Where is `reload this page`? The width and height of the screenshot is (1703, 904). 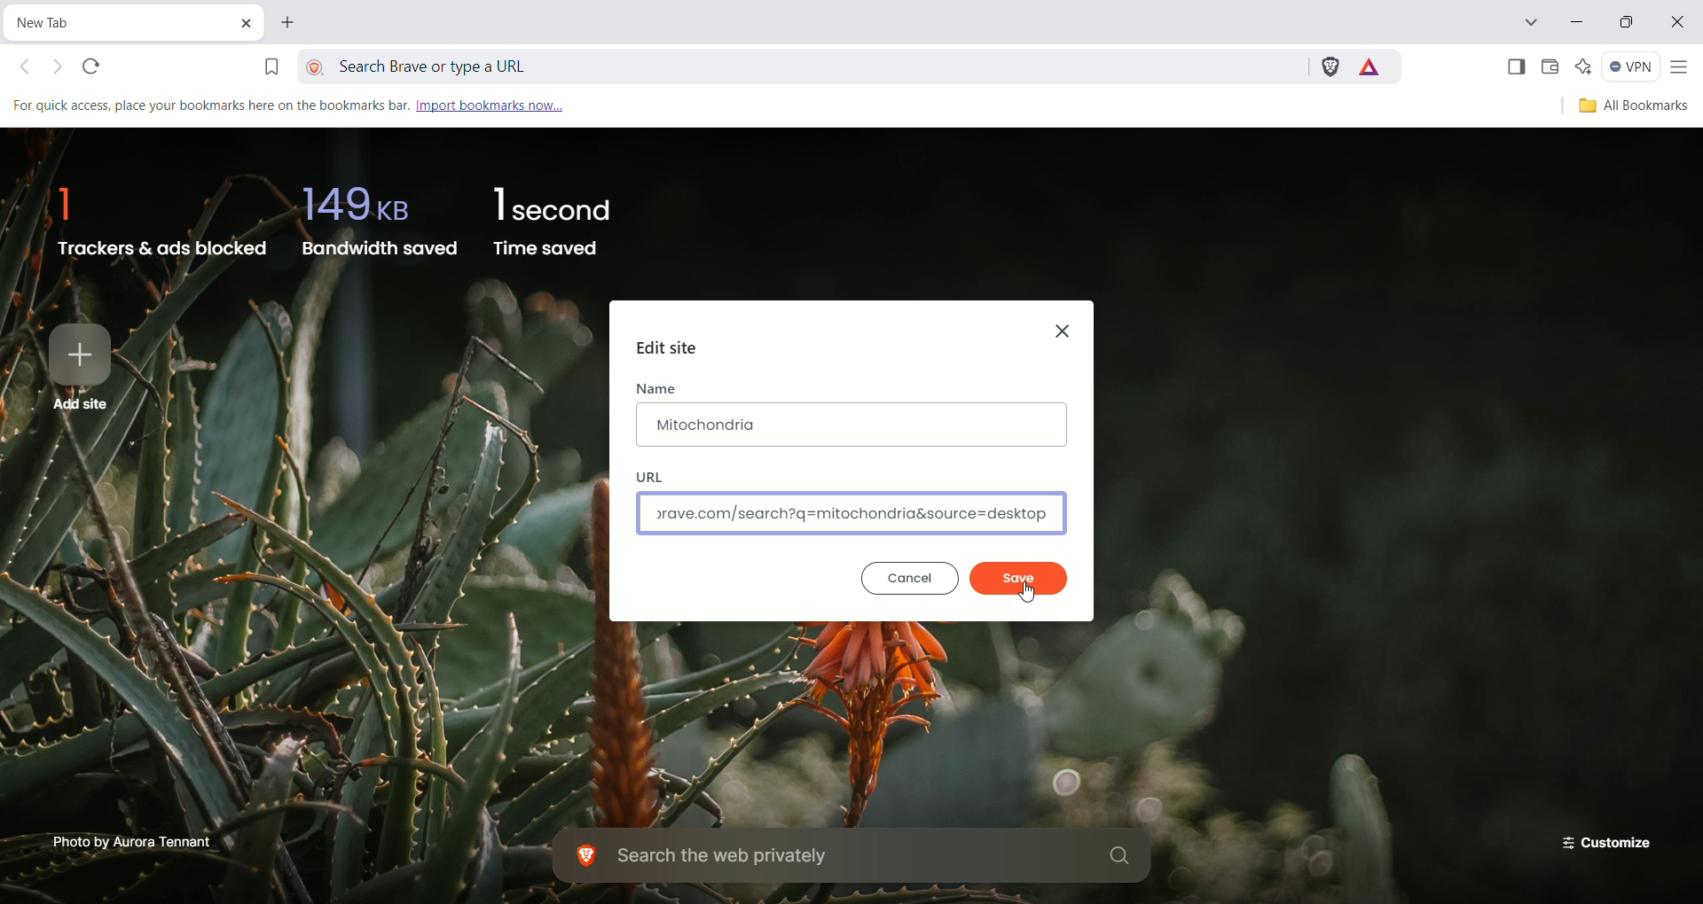
reload this page is located at coordinates (93, 67).